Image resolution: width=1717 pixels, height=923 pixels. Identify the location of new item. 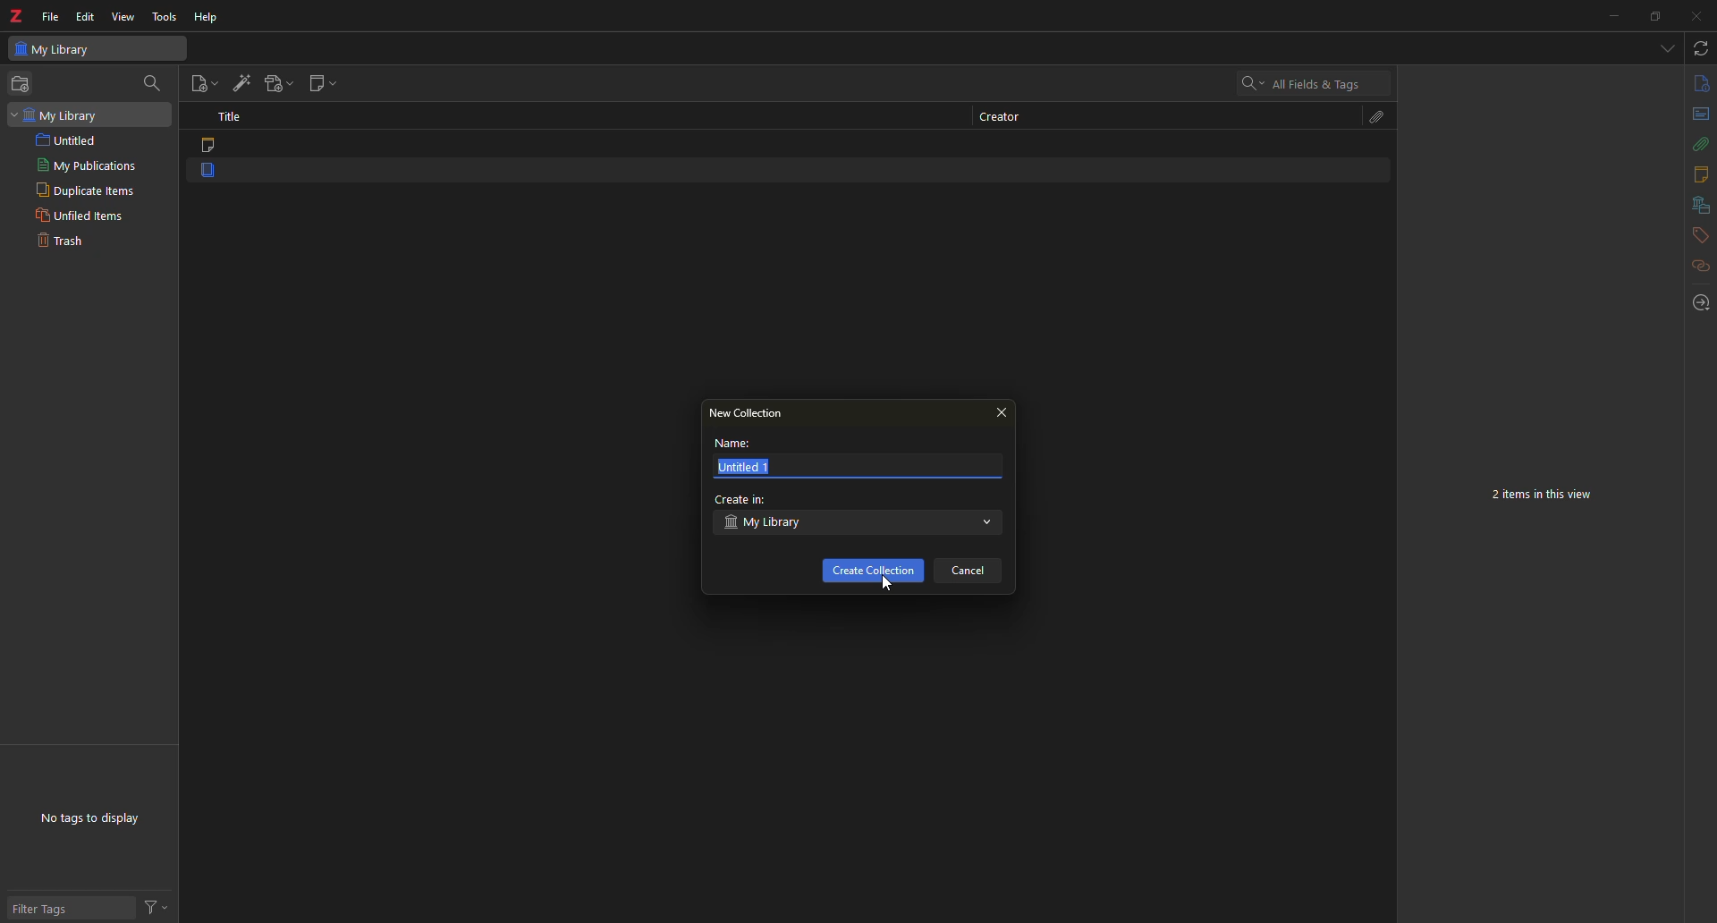
(204, 83).